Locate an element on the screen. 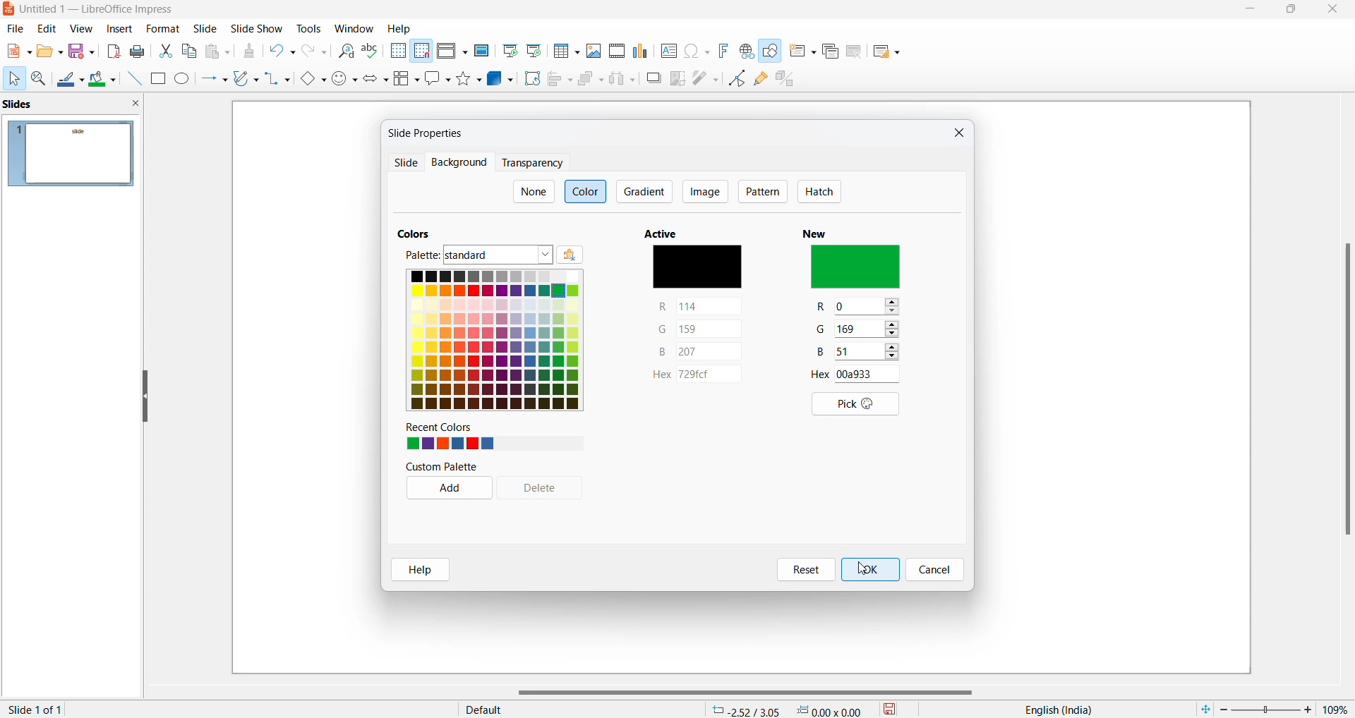  toggle end point edit mode is located at coordinates (737, 78).